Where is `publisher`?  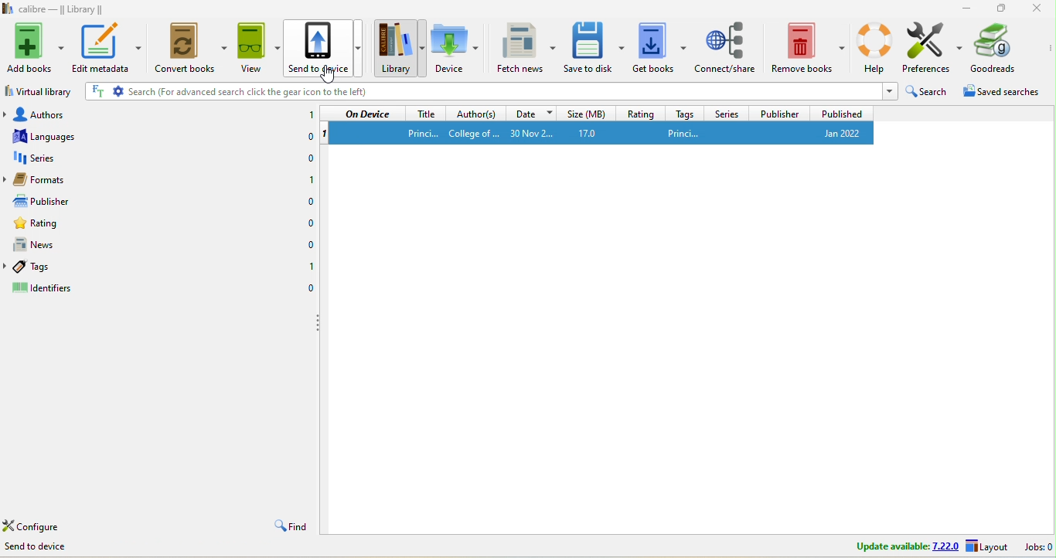 publisher is located at coordinates (120, 201).